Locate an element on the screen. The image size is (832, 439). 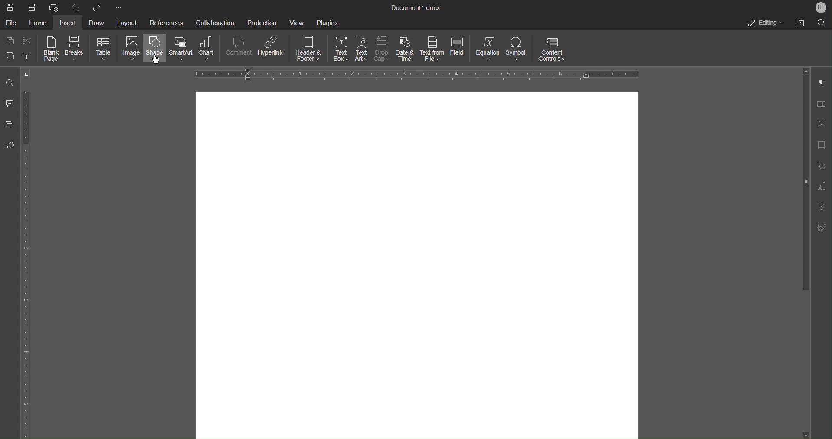
Symbol is located at coordinates (518, 50).